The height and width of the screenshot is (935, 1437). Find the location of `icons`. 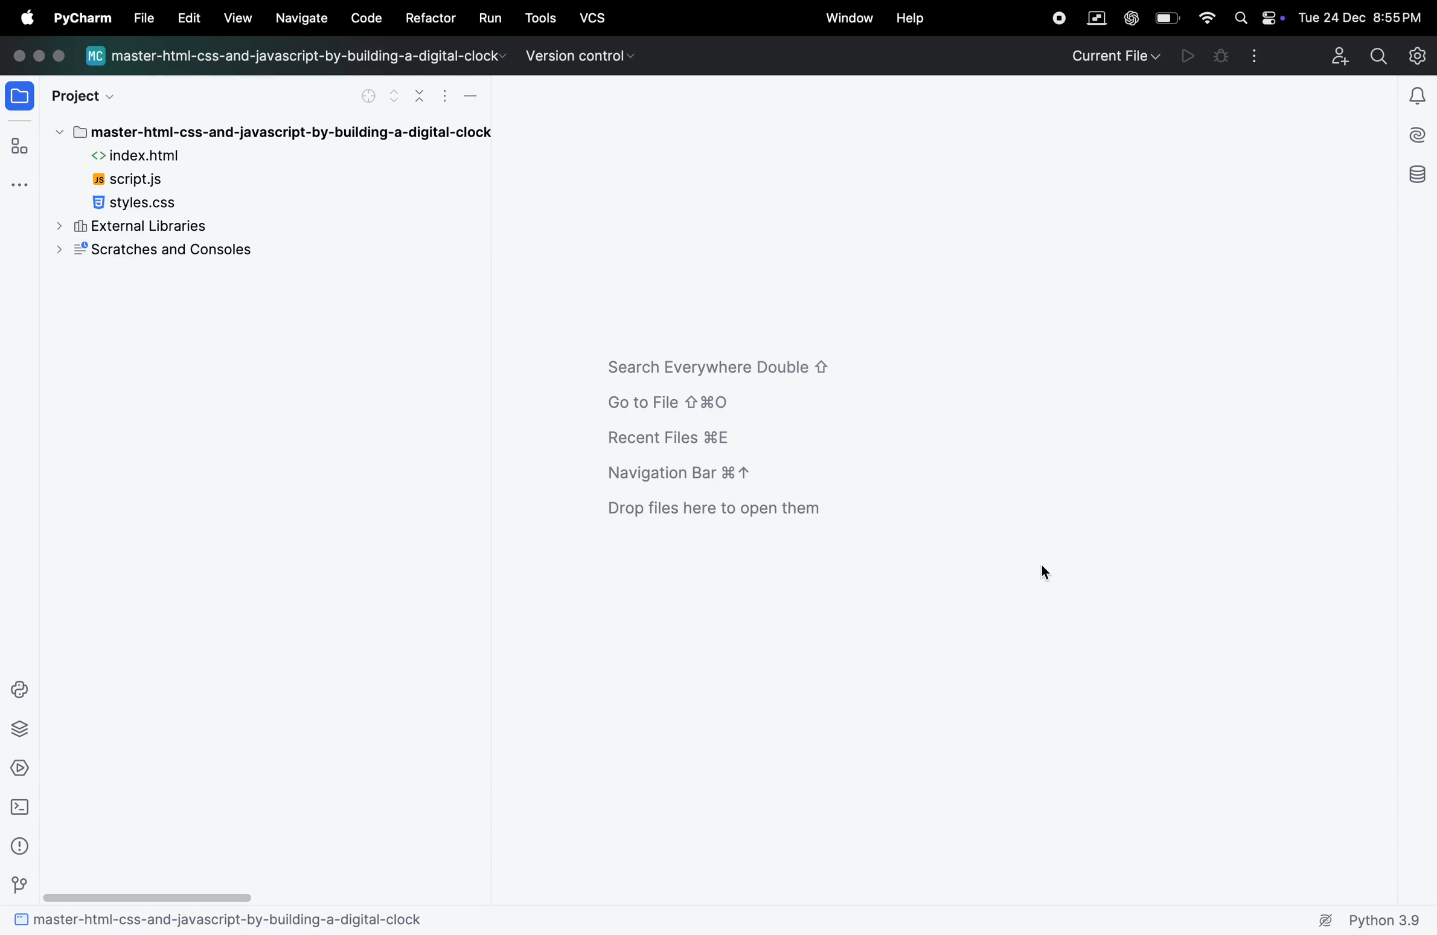

icons is located at coordinates (46, 56).